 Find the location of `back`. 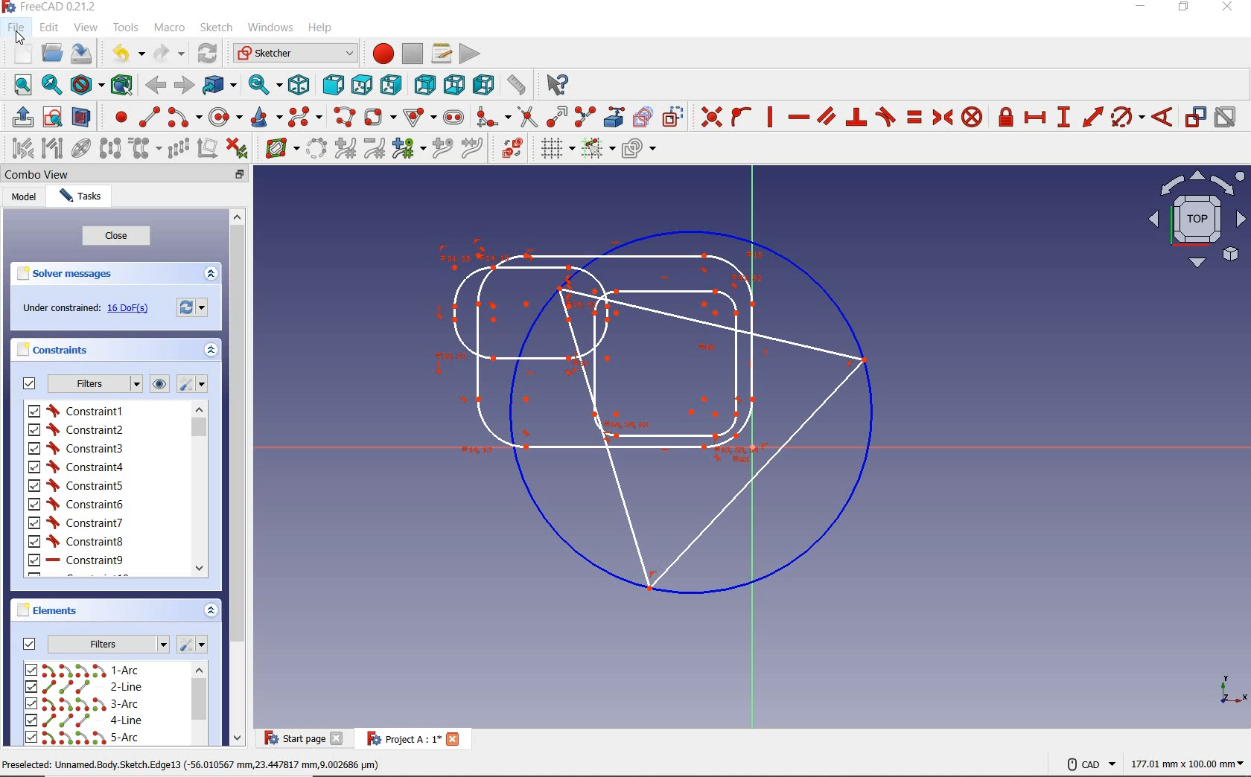

back is located at coordinates (155, 84).